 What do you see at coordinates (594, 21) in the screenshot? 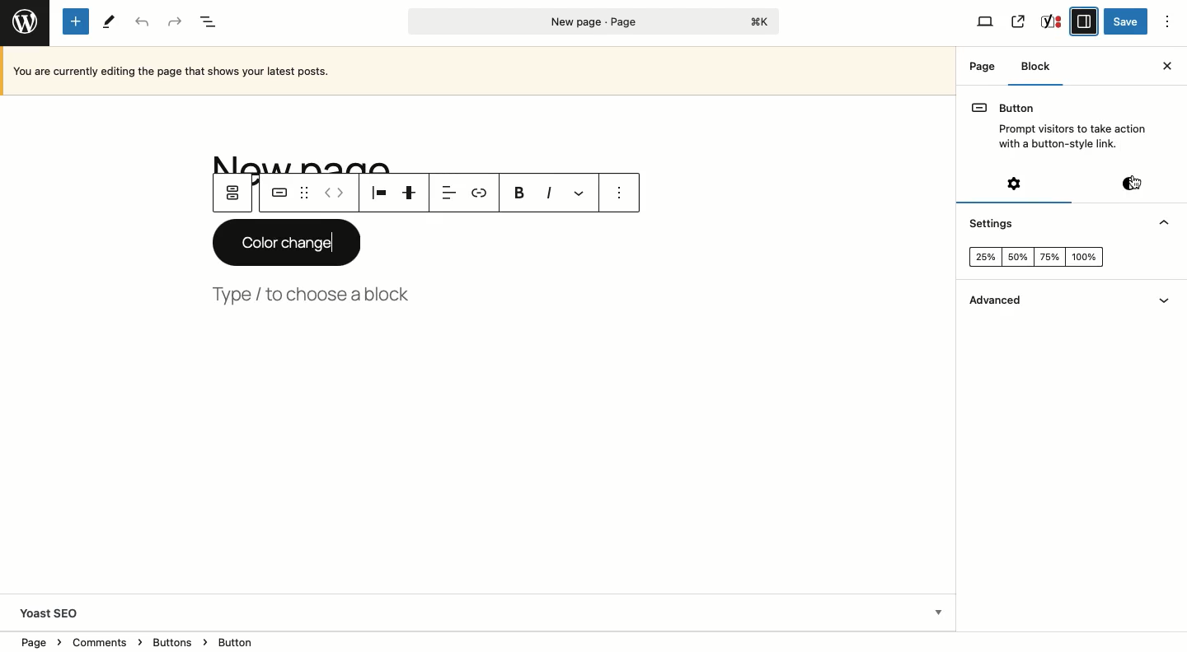
I see `Page` at bounding box center [594, 21].